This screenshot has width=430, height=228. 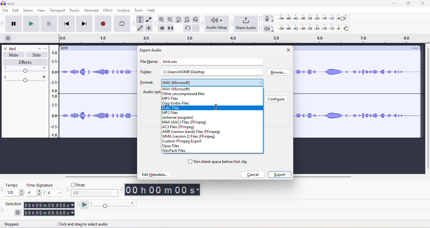 I want to click on maximize, so click(x=410, y=4).